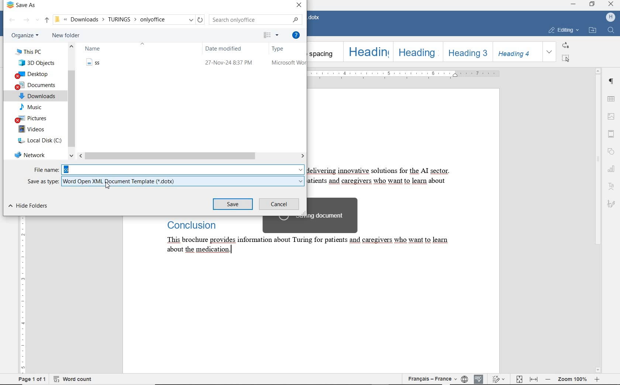 This screenshot has width=620, height=385. I want to click on CHANGE YOUR VIEW, so click(272, 36).